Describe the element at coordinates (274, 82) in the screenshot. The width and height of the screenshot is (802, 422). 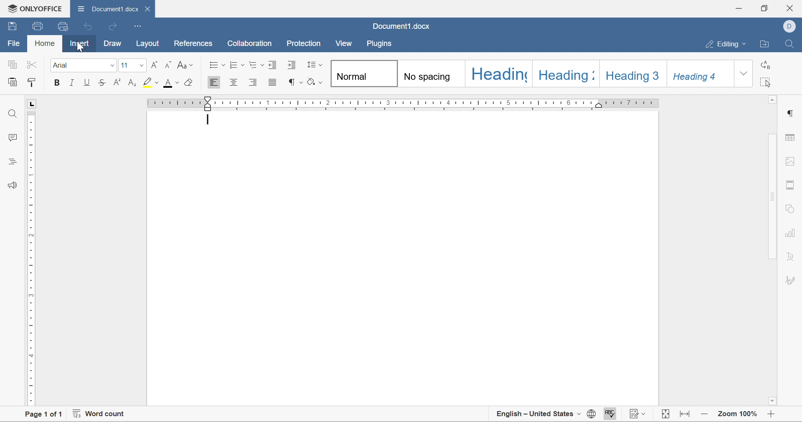
I see `Justified` at that location.